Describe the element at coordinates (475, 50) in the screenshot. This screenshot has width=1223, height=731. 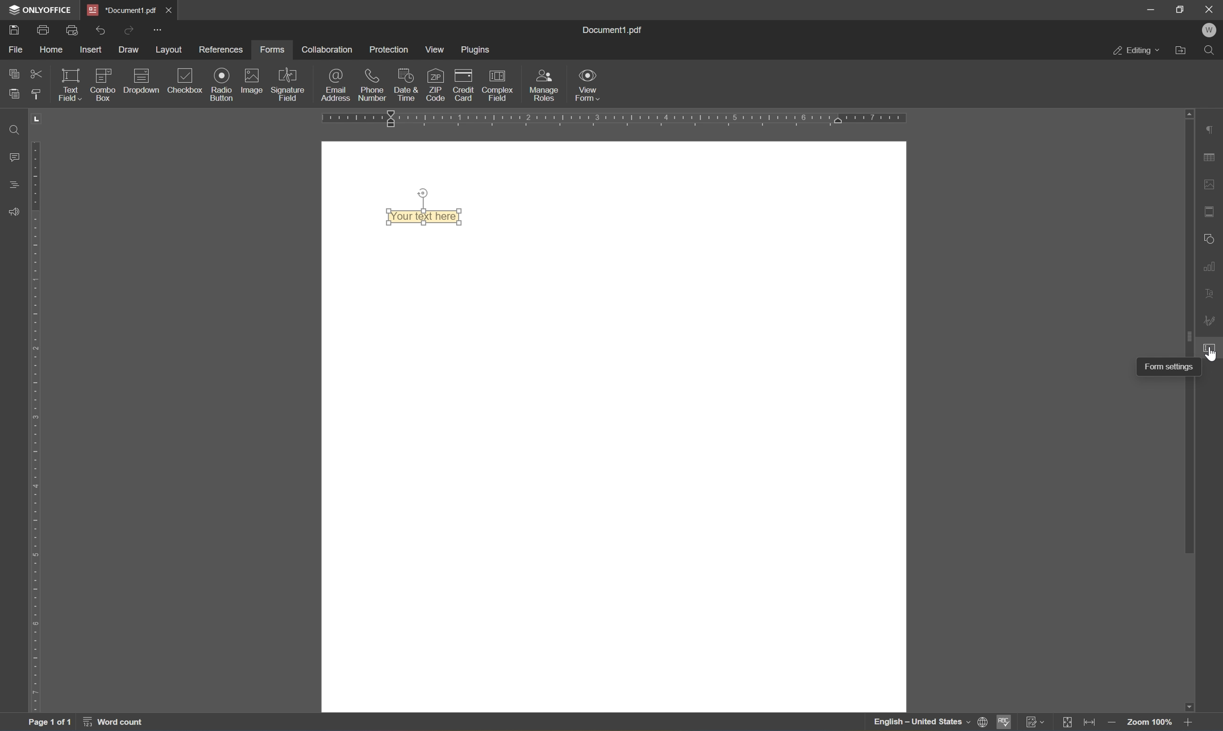
I see `plugins` at that location.